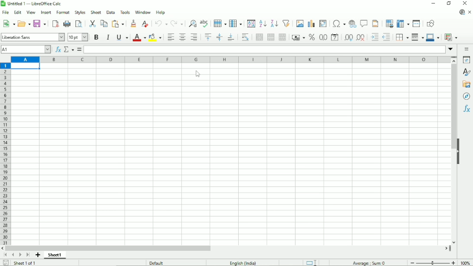  What do you see at coordinates (338, 23) in the screenshot?
I see `Insert special characters` at bounding box center [338, 23].